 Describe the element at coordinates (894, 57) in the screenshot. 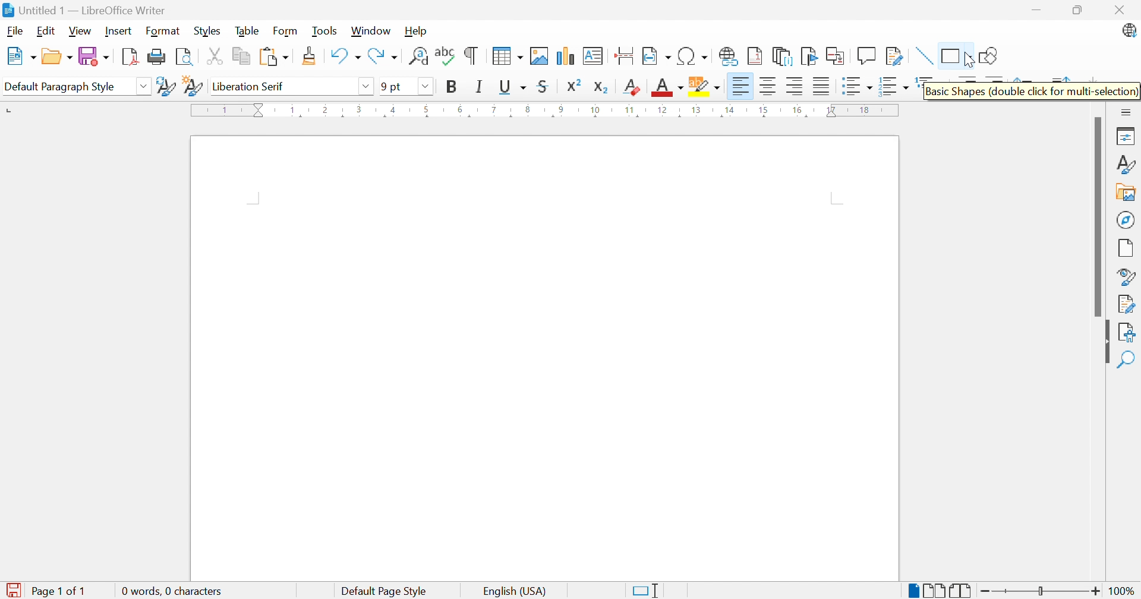

I see `Show track changes fuctions` at that location.